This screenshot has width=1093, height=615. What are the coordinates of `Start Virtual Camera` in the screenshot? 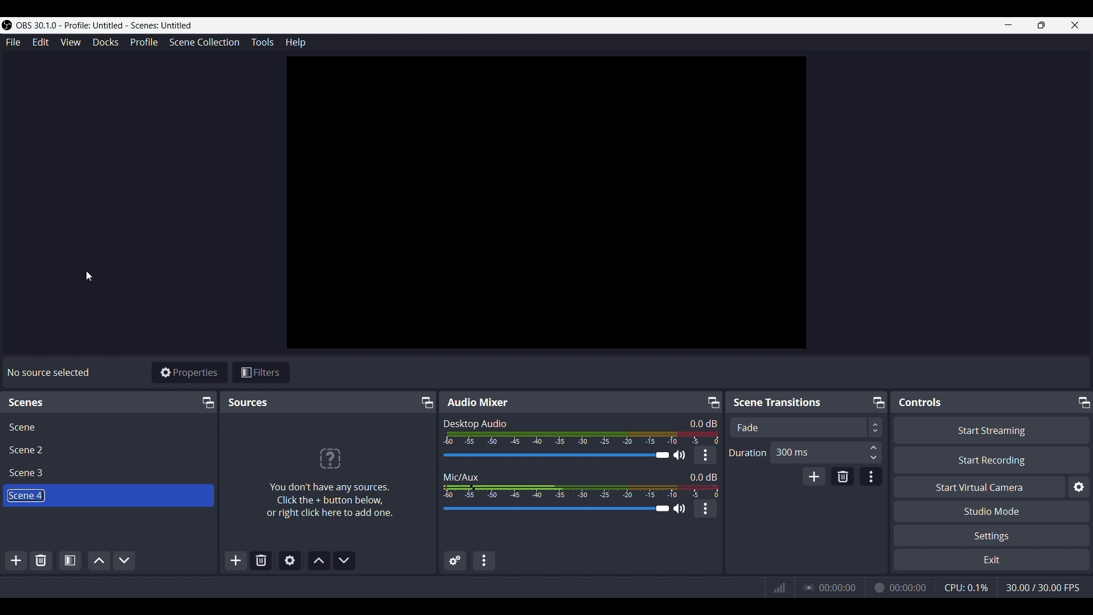 It's located at (979, 487).